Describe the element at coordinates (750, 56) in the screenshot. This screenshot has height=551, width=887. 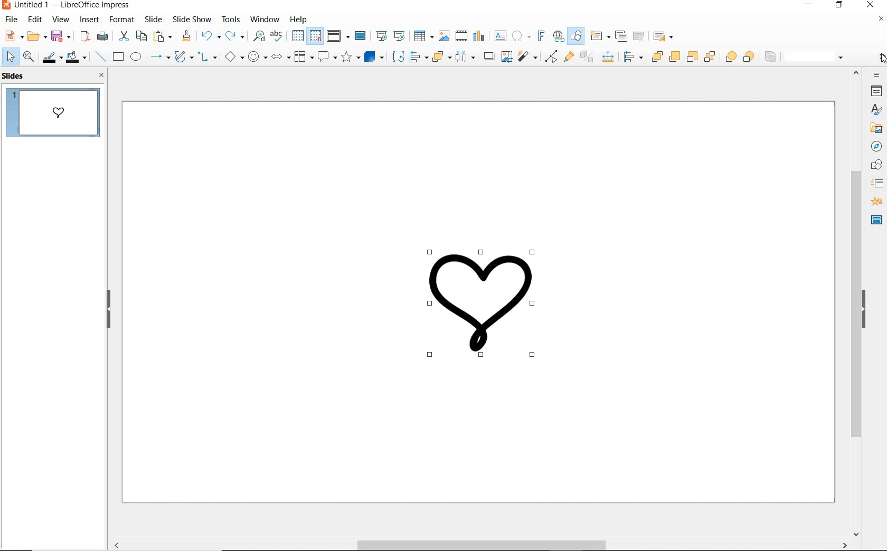
I see `behind object` at that location.